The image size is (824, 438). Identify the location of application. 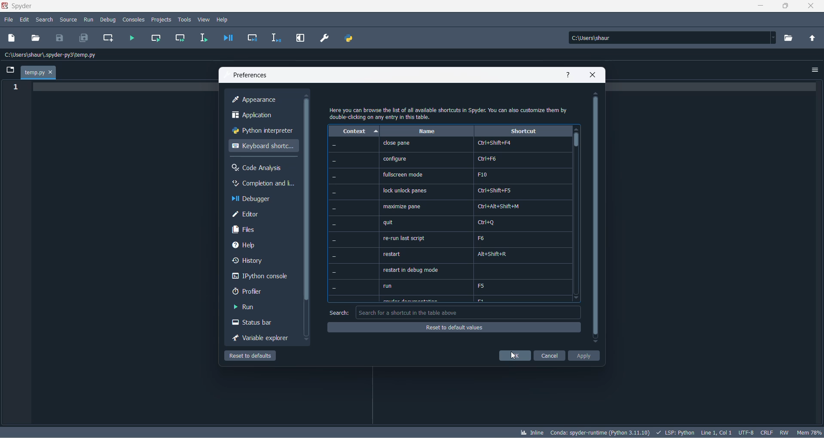
(262, 116).